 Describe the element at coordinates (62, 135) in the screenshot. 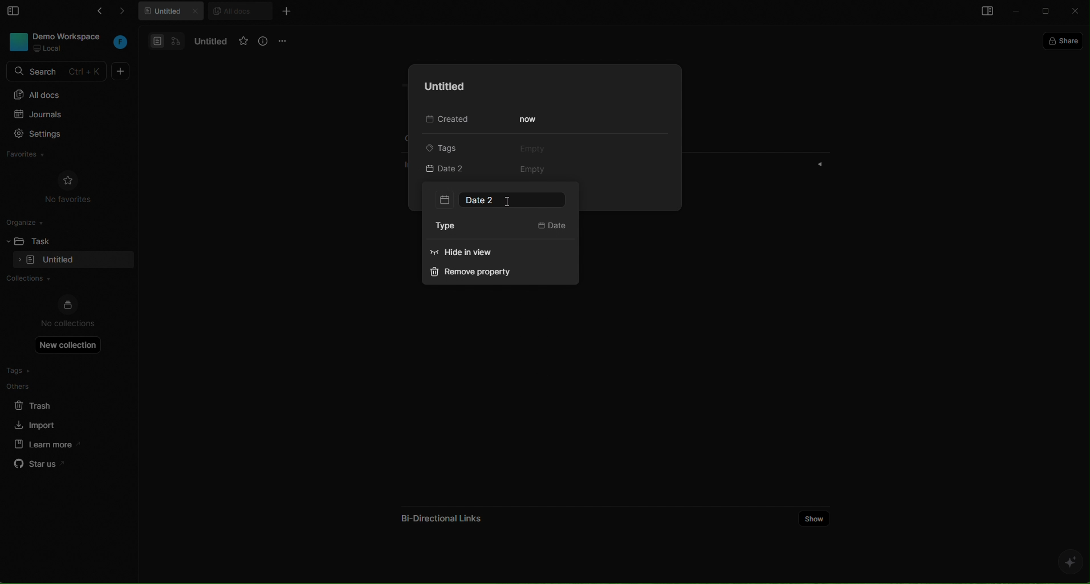

I see `settings` at that location.